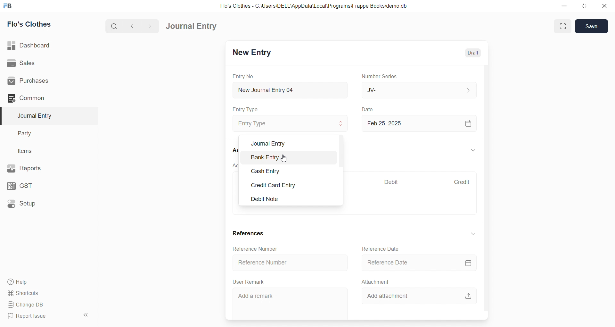 The image size is (615, 327). Describe the element at coordinates (250, 234) in the screenshot. I see `References` at that location.